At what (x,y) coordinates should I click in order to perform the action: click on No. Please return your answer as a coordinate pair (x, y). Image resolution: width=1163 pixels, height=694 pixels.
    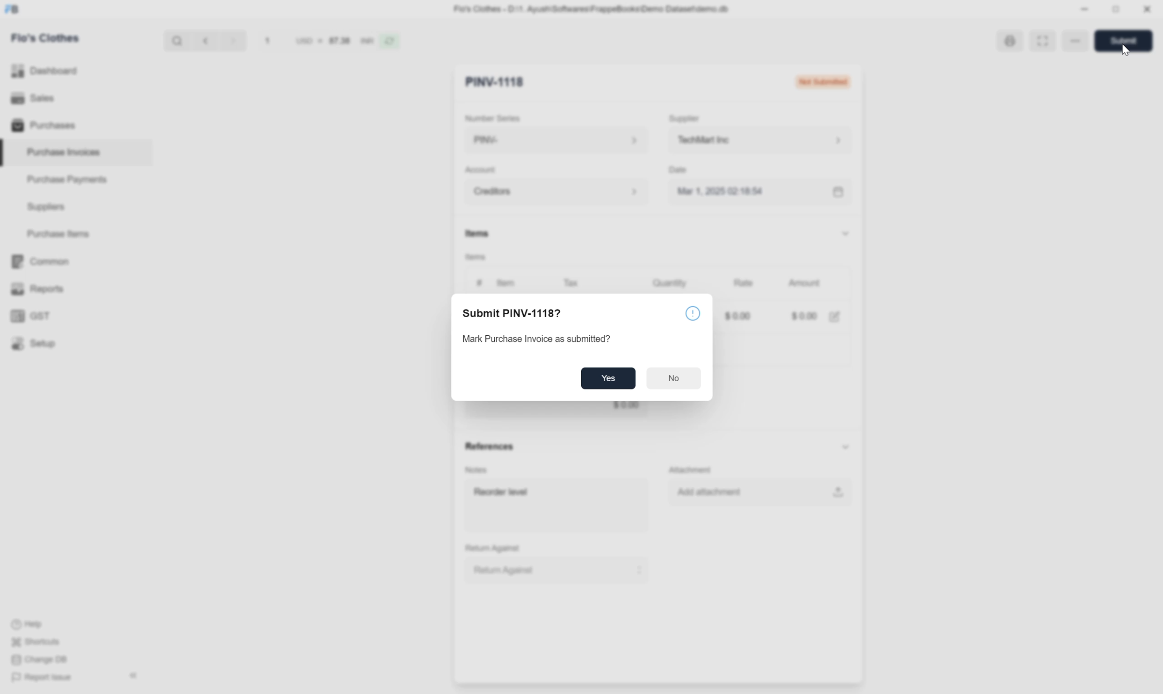
    Looking at the image, I should click on (674, 377).